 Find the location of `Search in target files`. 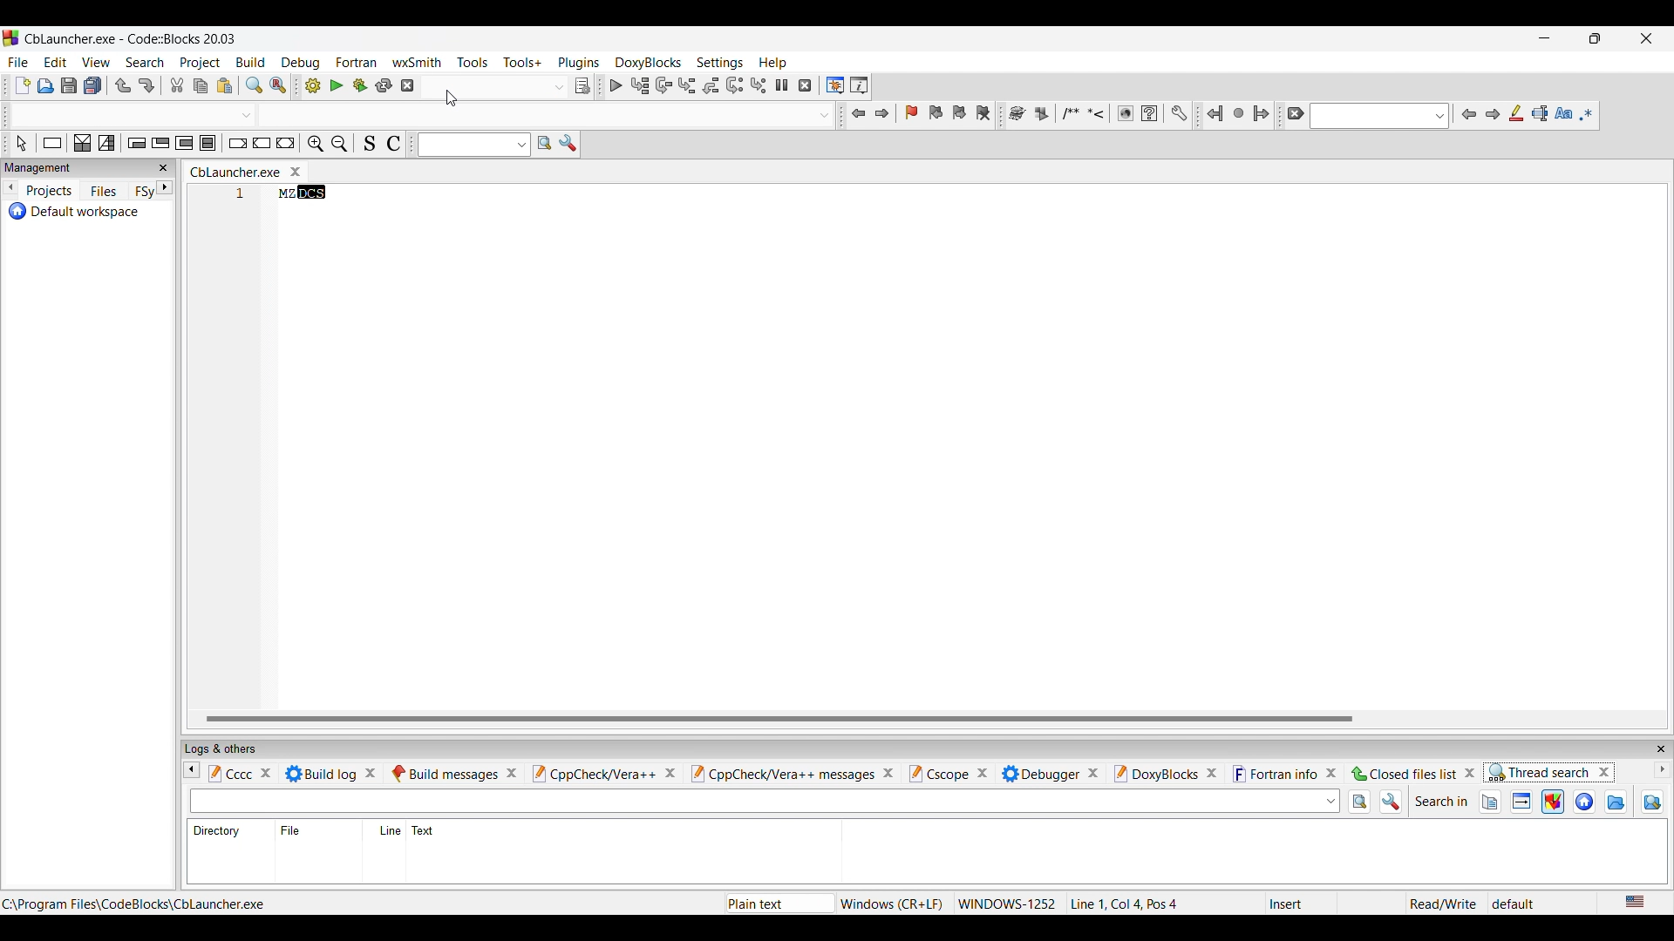

Search in target files is located at coordinates (1522, 802).